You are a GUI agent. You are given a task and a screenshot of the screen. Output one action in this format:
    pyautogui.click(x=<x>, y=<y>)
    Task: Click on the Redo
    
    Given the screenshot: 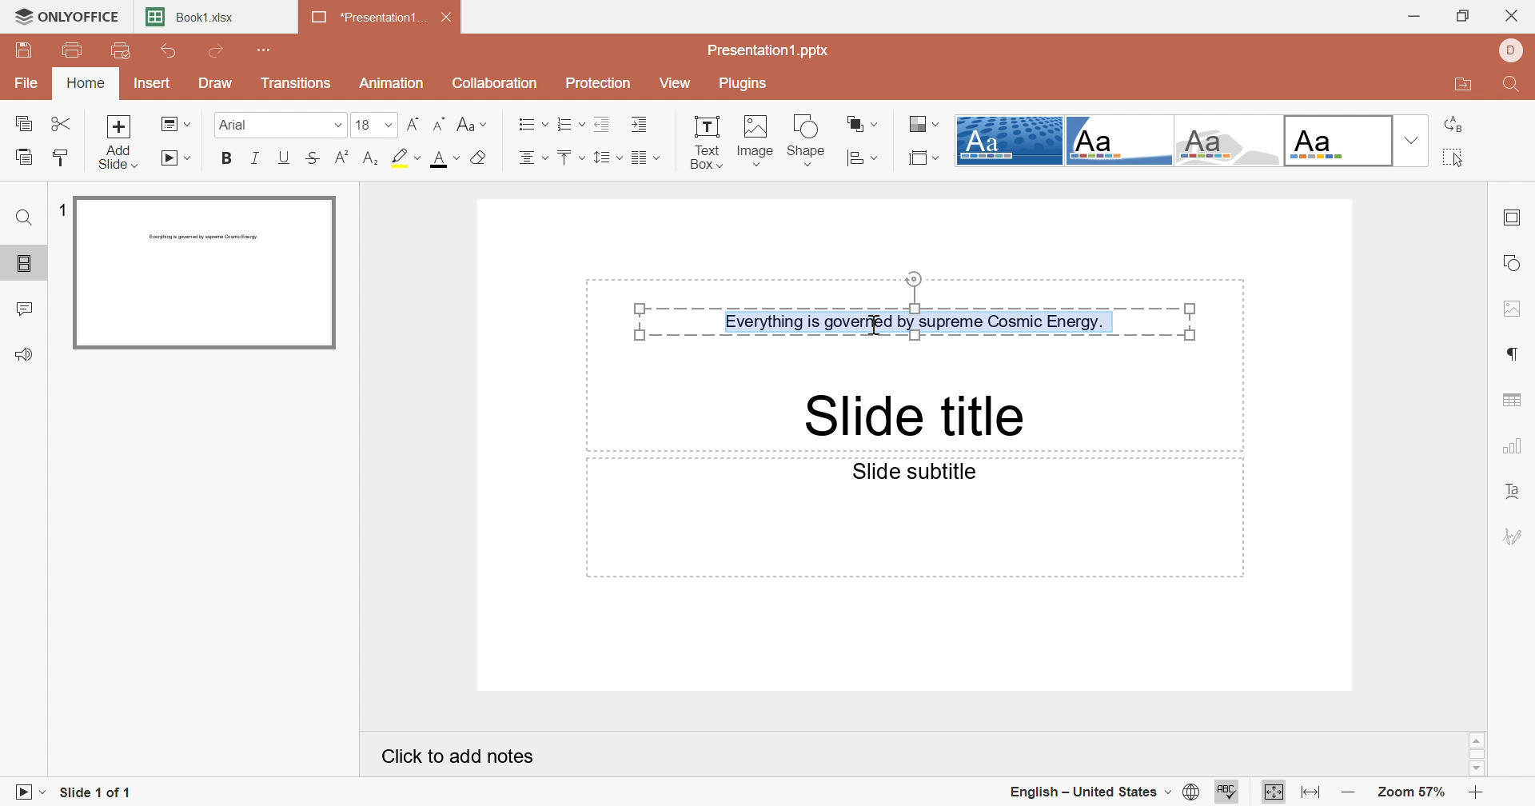 What is the action you would take?
    pyautogui.click(x=215, y=52)
    